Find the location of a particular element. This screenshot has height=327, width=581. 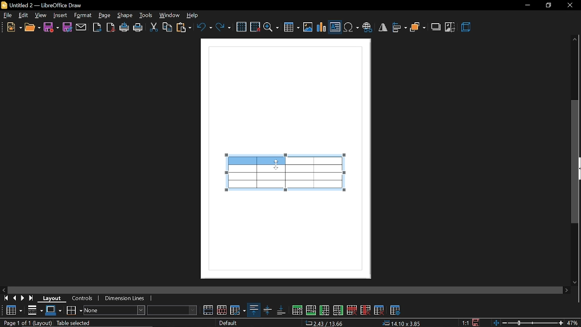

move right is located at coordinates (567, 290).